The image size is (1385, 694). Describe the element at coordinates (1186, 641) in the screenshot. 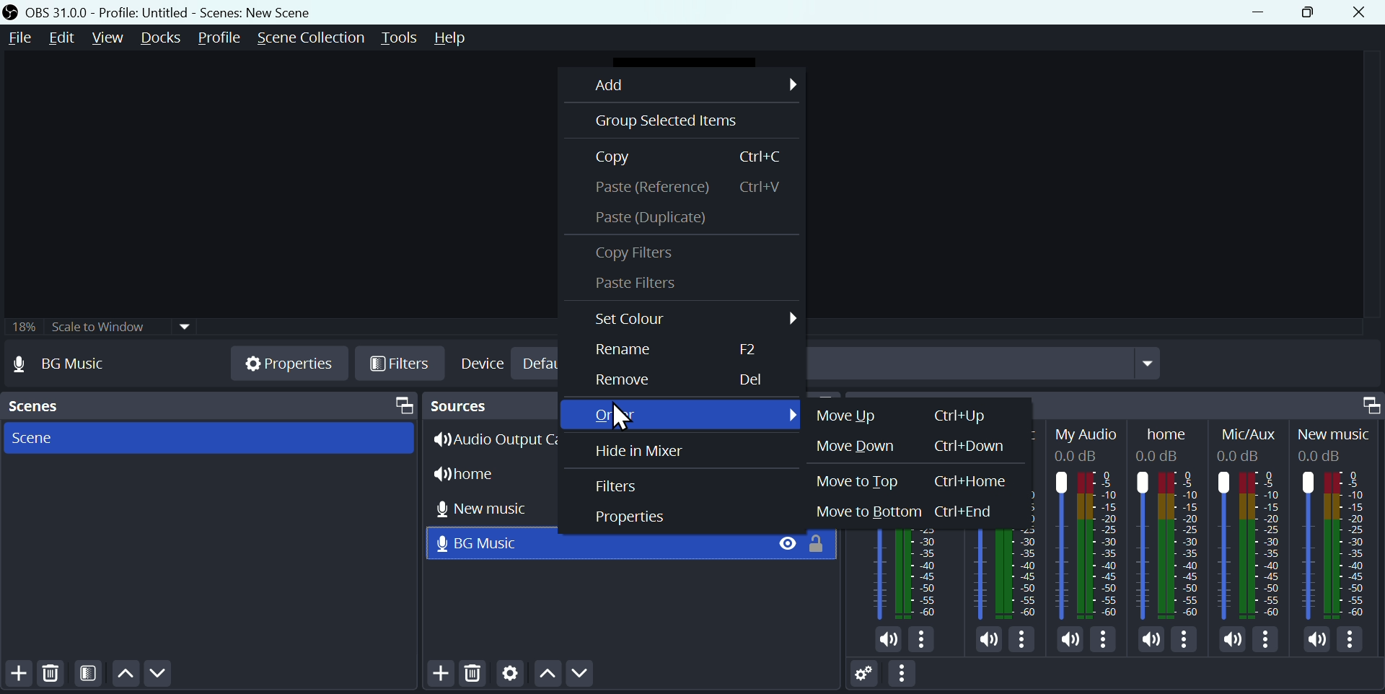

I see `More` at that location.